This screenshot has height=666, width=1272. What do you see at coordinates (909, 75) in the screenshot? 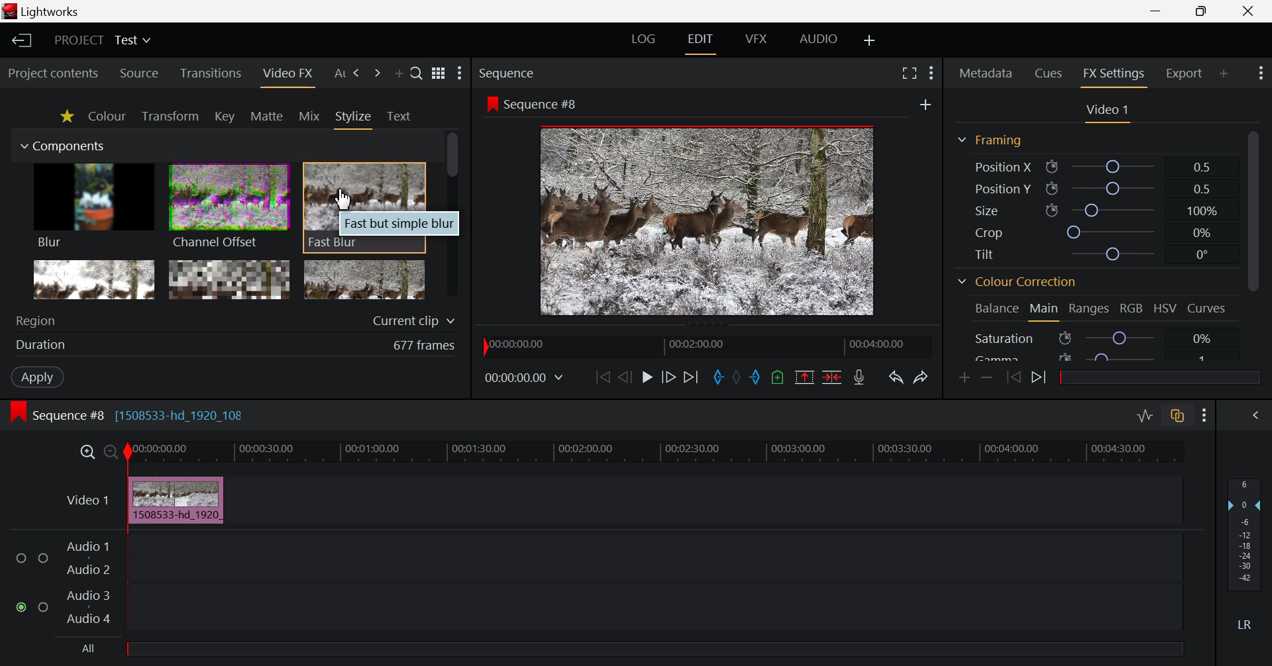
I see `Full Screen` at bounding box center [909, 75].